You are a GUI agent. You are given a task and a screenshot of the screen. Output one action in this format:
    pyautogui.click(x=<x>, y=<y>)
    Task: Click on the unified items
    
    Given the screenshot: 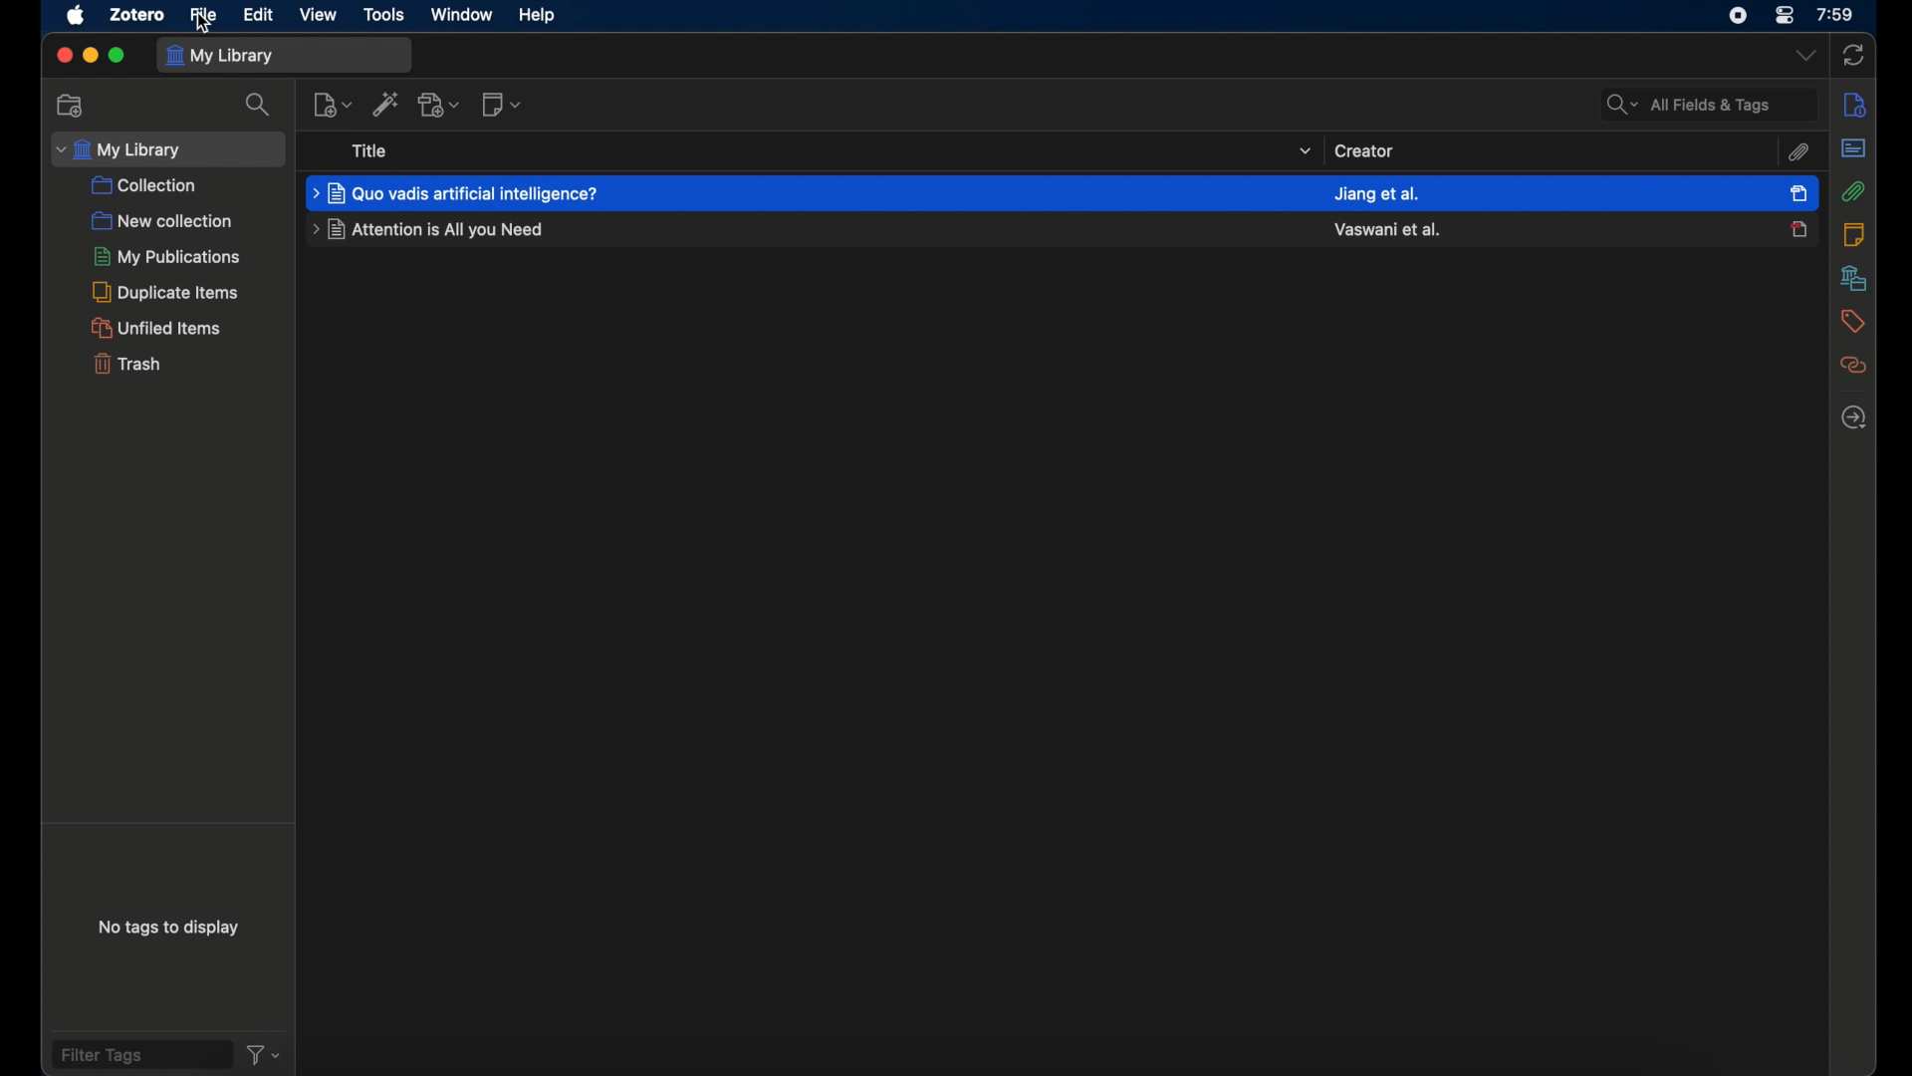 What is the action you would take?
    pyautogui.click(x=155, y=328)
    